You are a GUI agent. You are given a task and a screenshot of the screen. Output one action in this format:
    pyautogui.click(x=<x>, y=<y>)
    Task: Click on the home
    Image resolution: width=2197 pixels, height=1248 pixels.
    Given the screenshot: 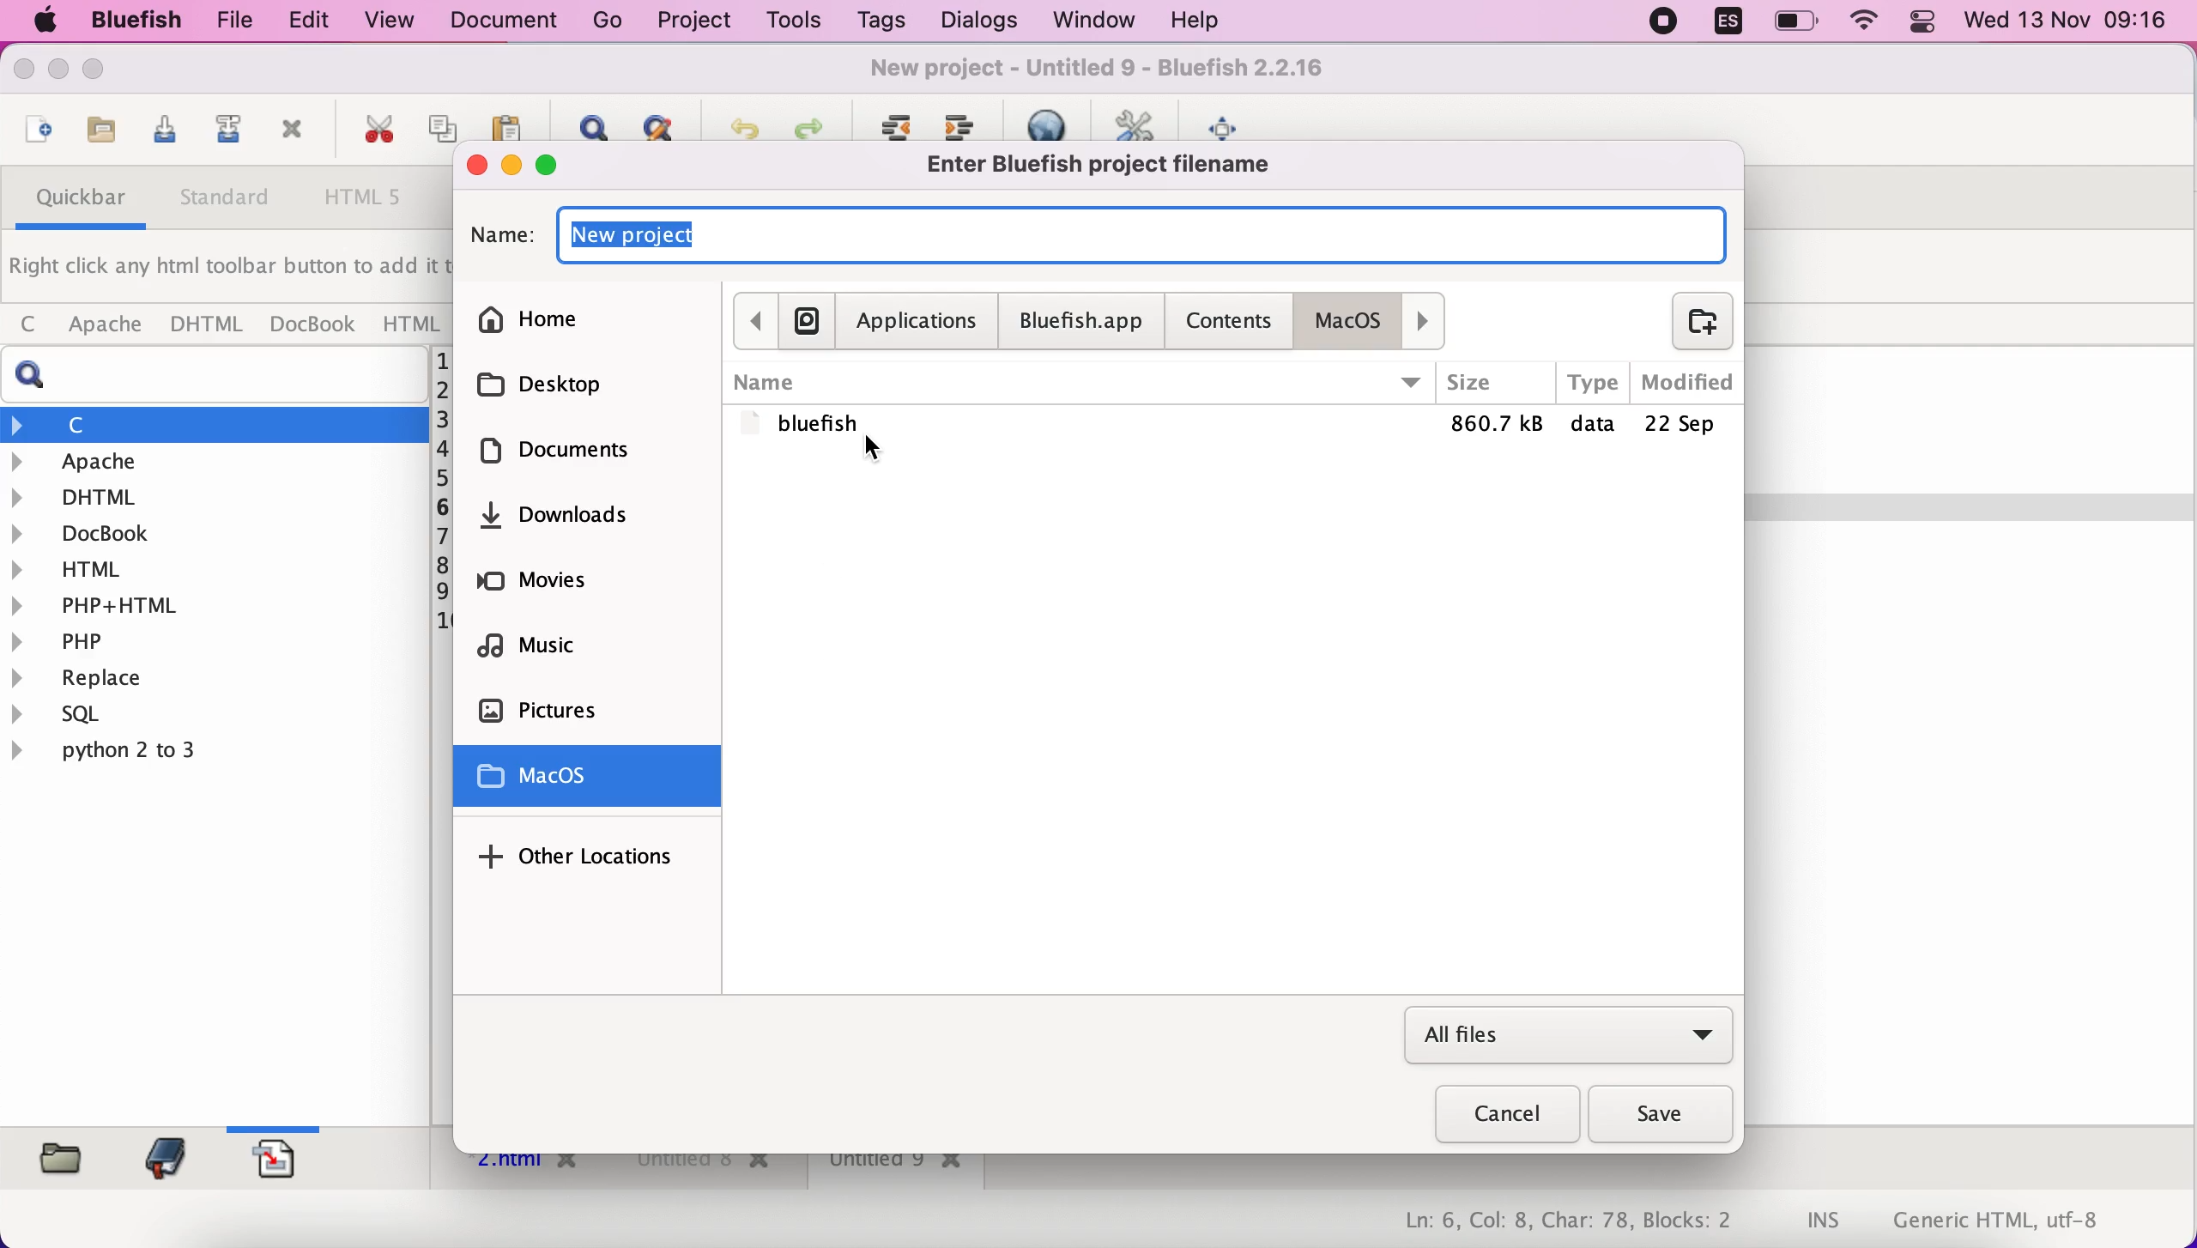 What is the action you would take?
    pyautogui.click(x=588, y=315)
    